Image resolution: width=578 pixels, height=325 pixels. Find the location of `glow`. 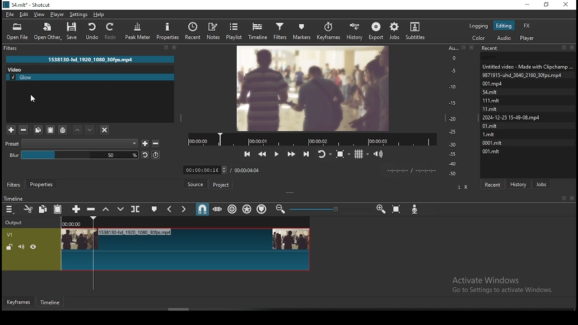

glow is located at coordinates (91, 77).